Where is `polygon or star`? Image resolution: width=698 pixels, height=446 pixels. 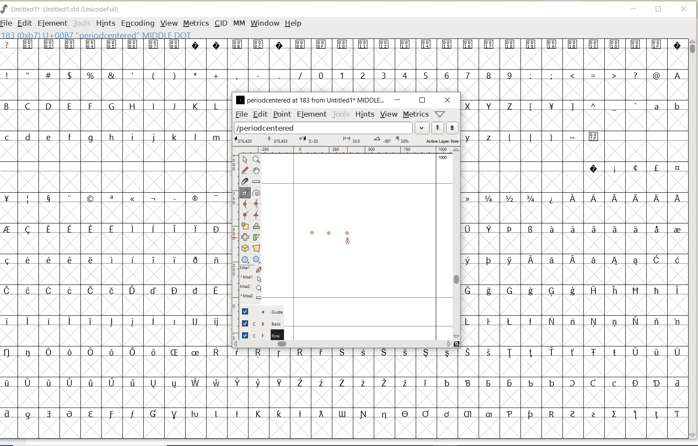
polygon or star is located at coordinates (257, 260).